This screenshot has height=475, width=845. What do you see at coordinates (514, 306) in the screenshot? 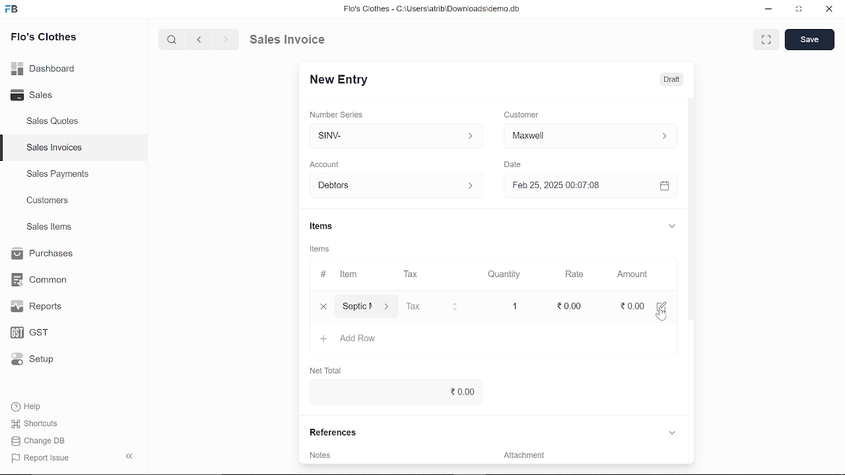
I see `1` at bounding box center [514, 306].